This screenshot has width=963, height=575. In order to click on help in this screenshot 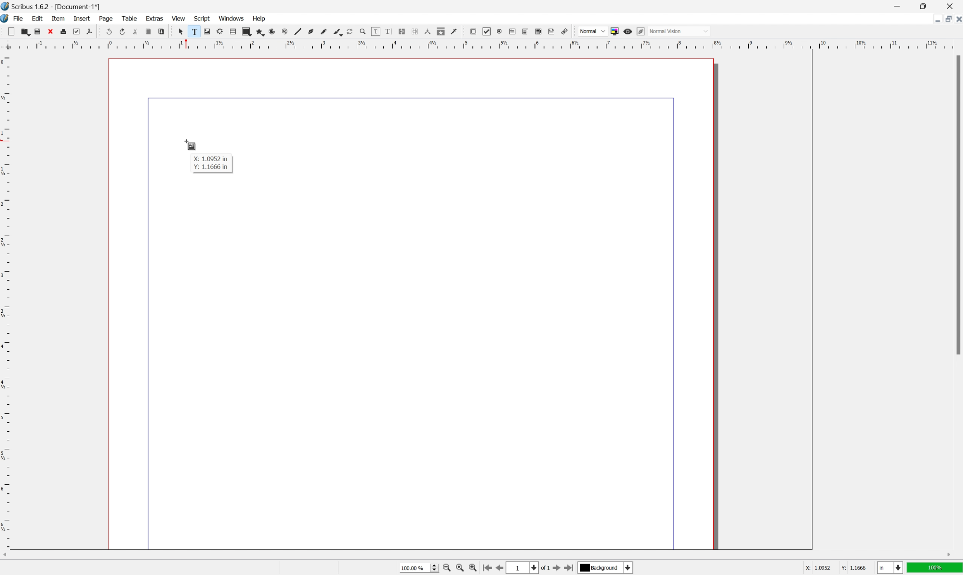, I will do `click(260, 18)`.